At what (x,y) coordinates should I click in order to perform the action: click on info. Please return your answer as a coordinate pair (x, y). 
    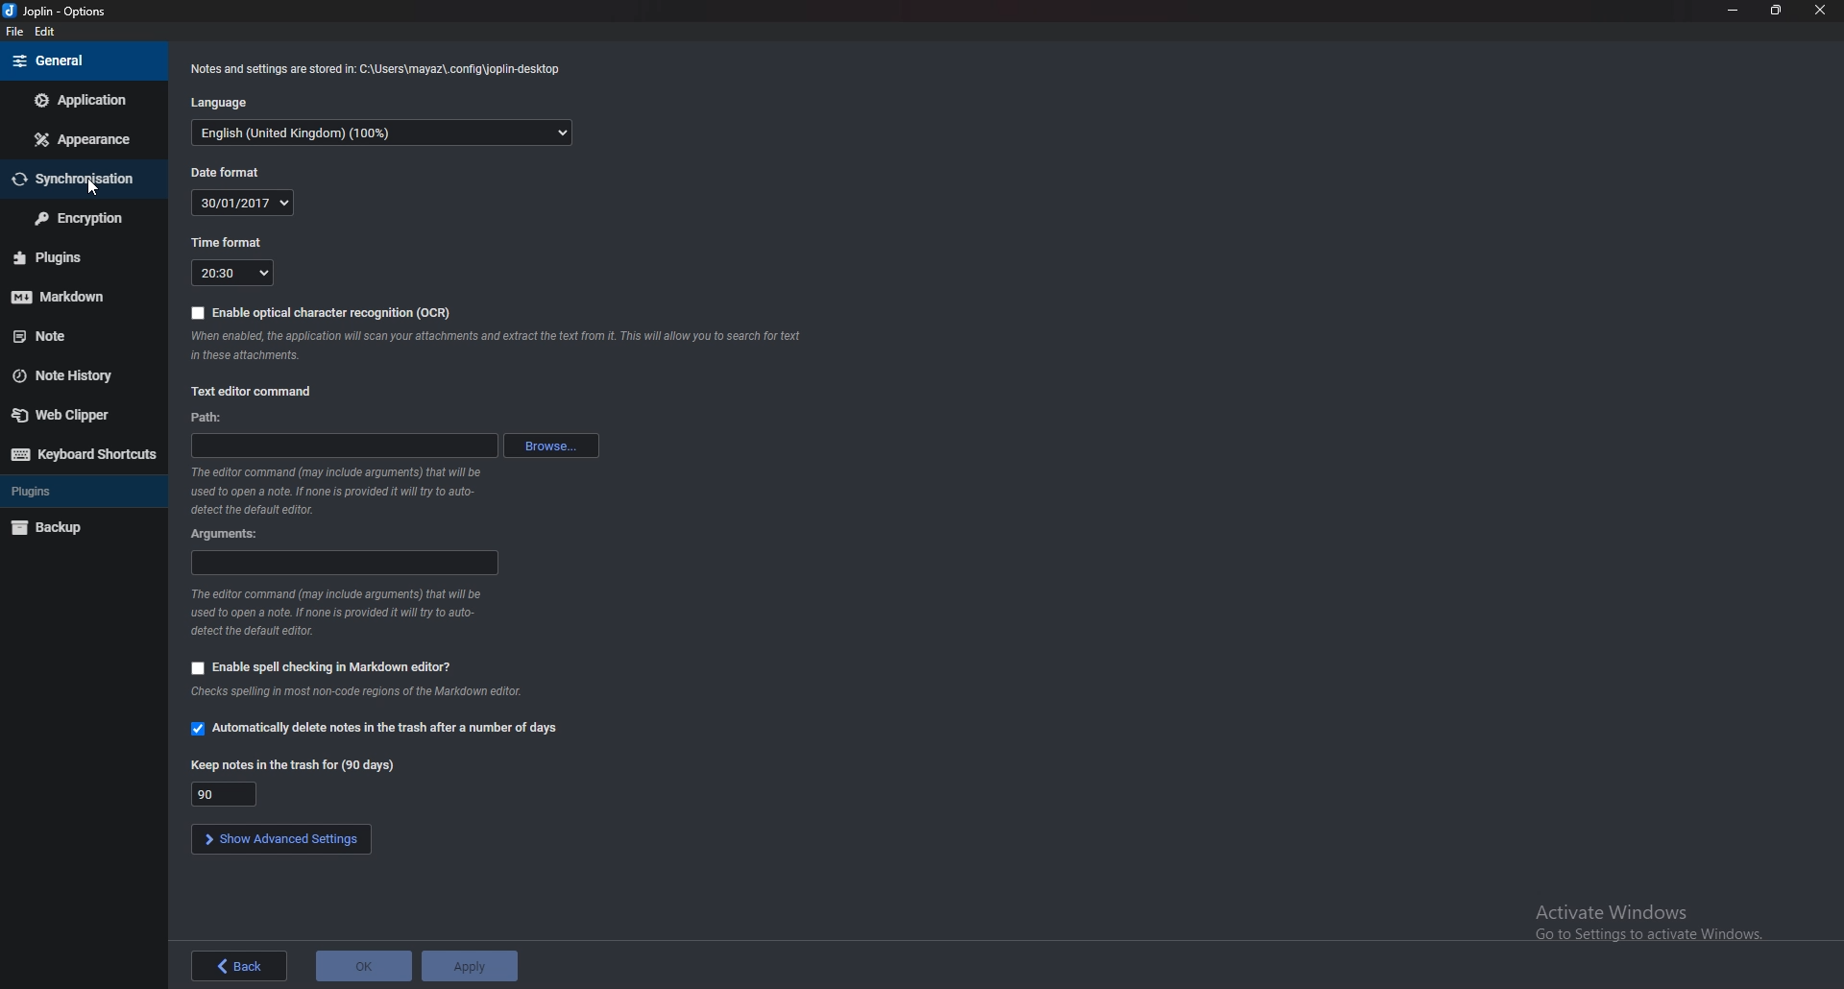
    Looking at the image, I should click on (357, 693).